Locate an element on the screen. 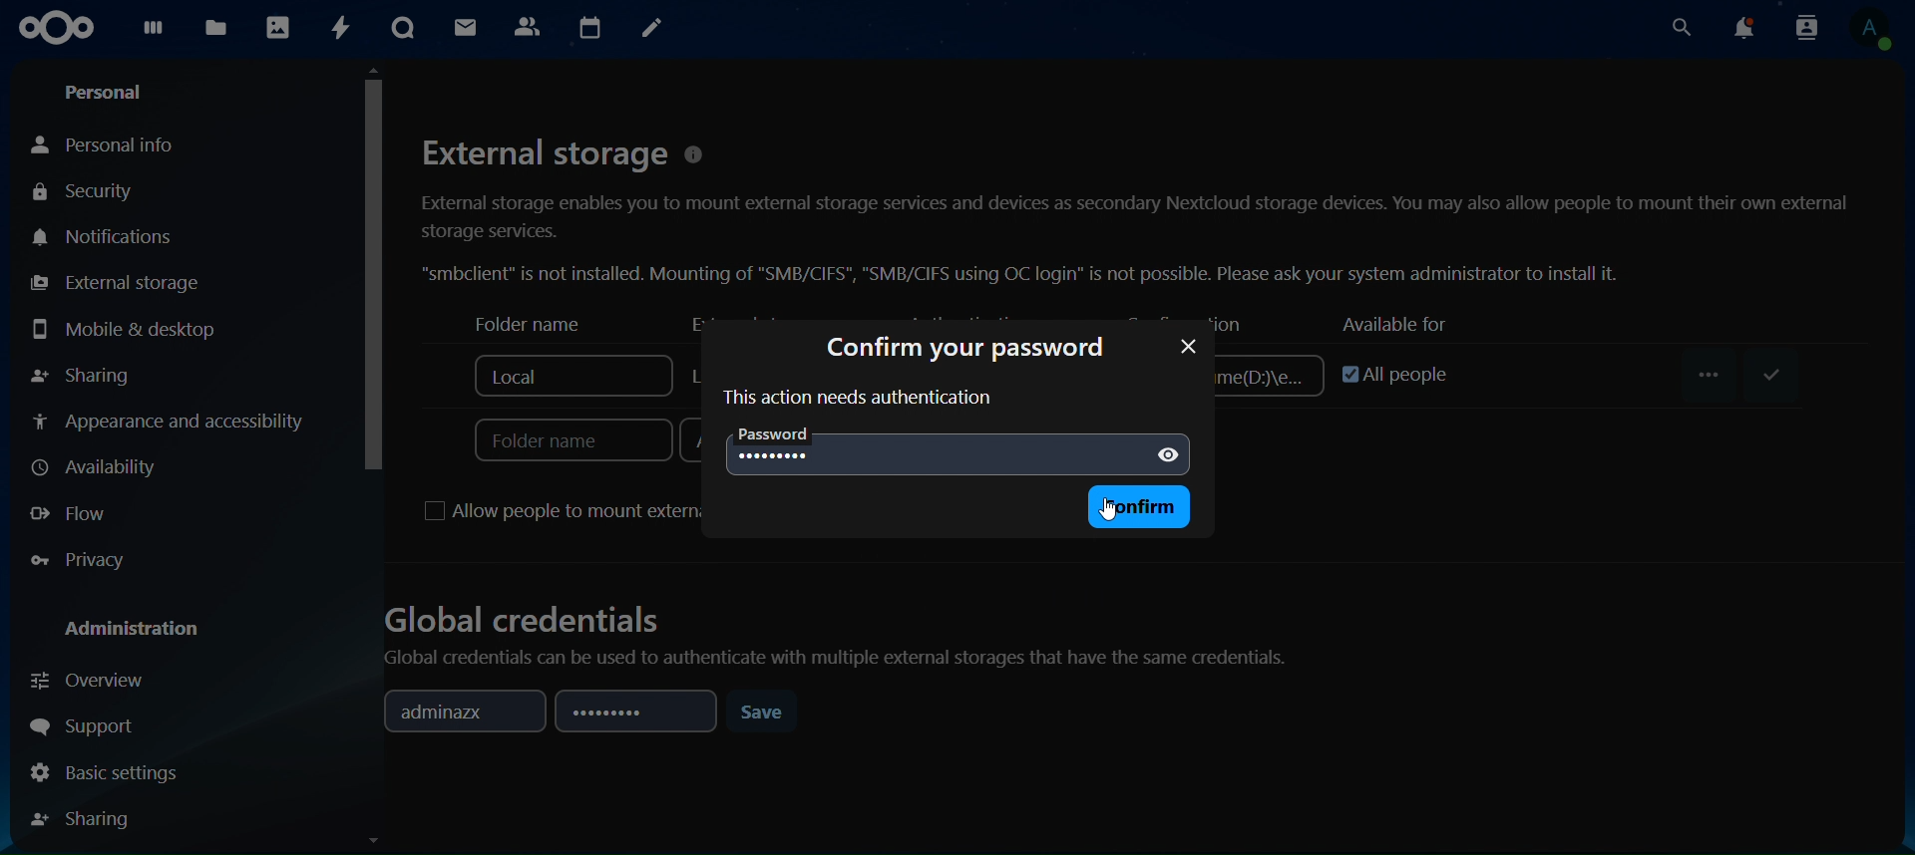 This screenshot has height=855, width=1915. notes is located at coordinates (650, 28).